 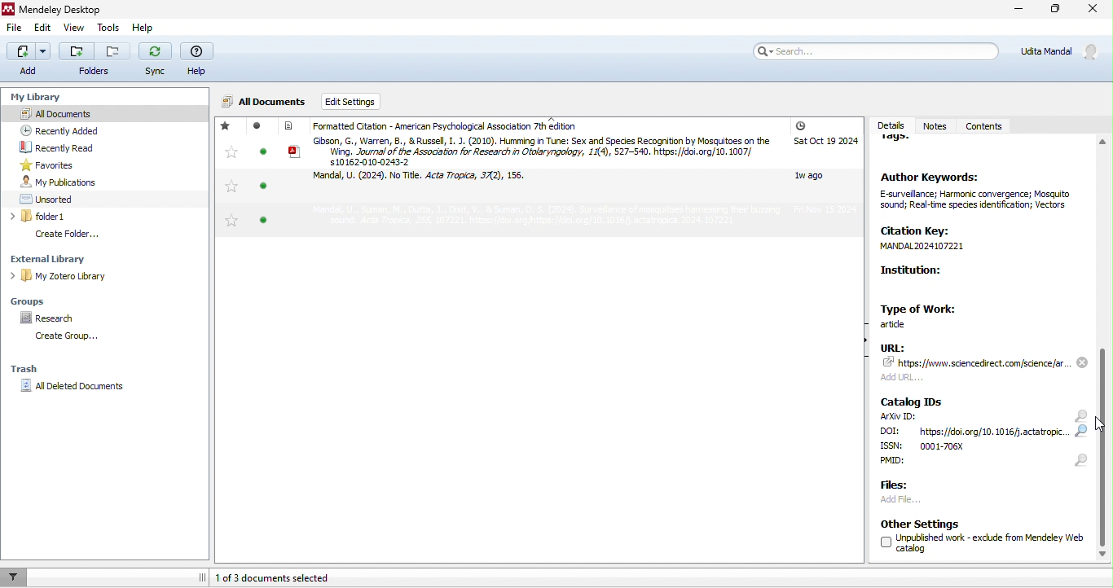 I want to click on 1 of 3 documents selected, so click(x=293, y=577).